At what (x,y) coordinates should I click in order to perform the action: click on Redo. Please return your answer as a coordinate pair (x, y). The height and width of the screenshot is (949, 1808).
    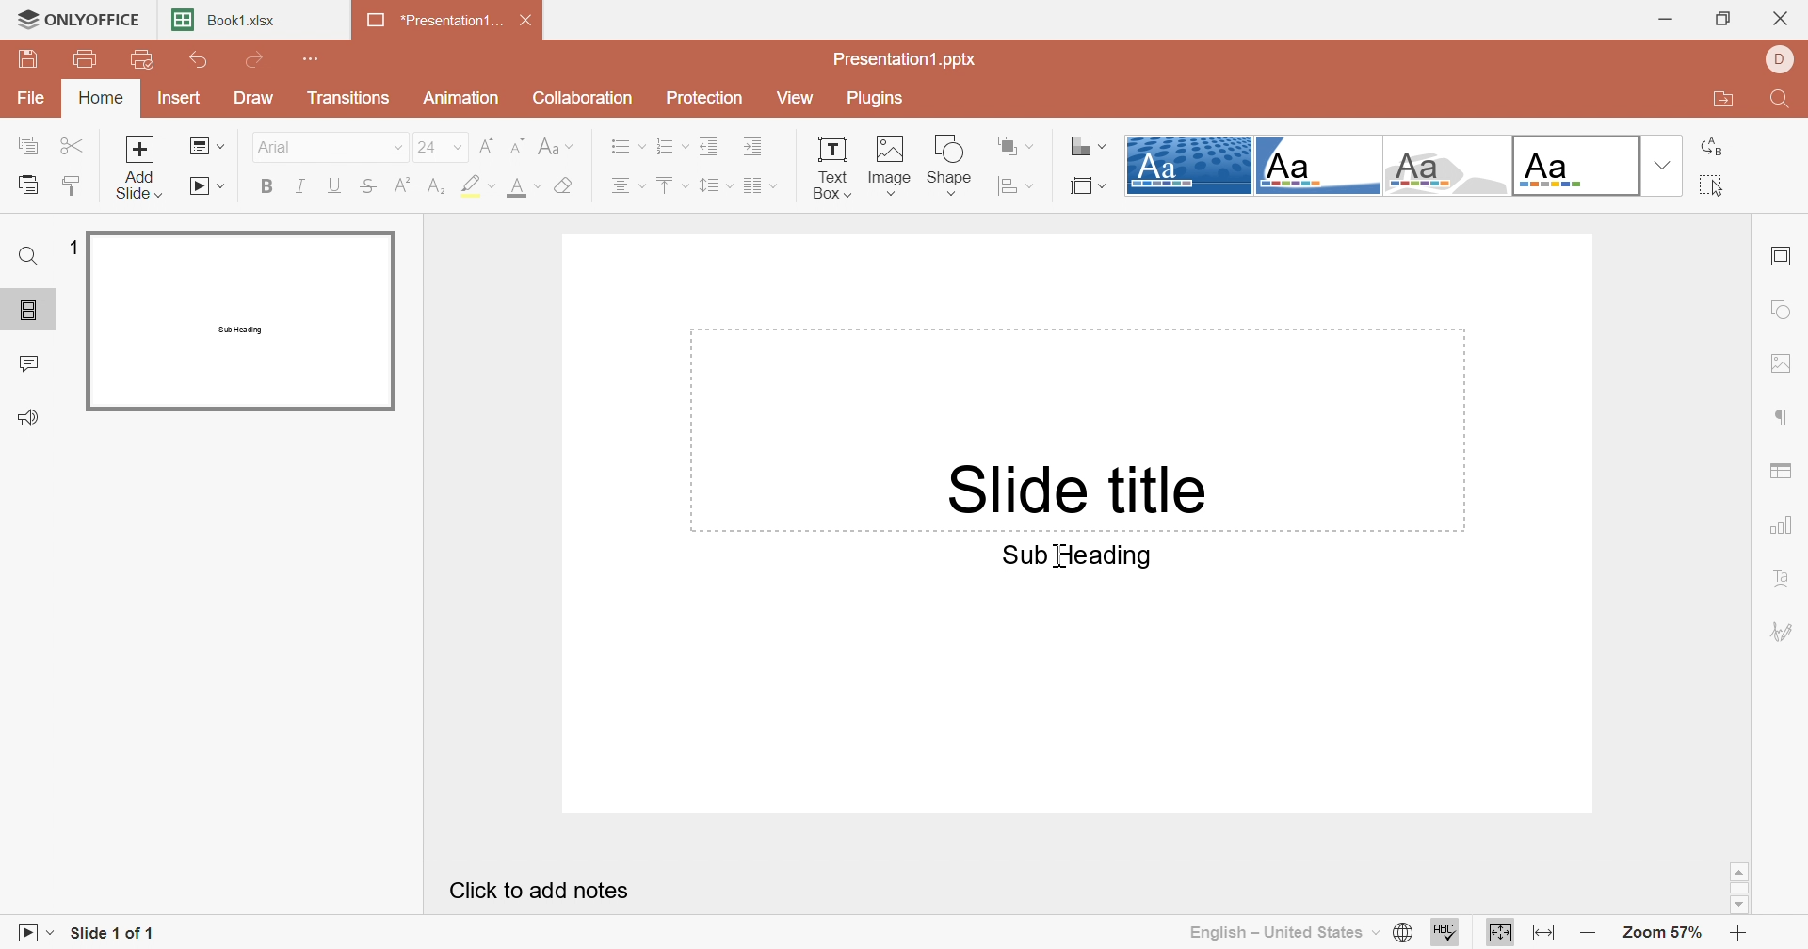
    Looking at the image, I should click on (258, 60).